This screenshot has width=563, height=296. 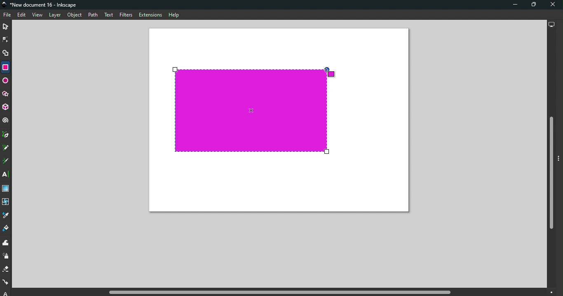 I want to click on Eraser tool, so click(x=7, y=269).